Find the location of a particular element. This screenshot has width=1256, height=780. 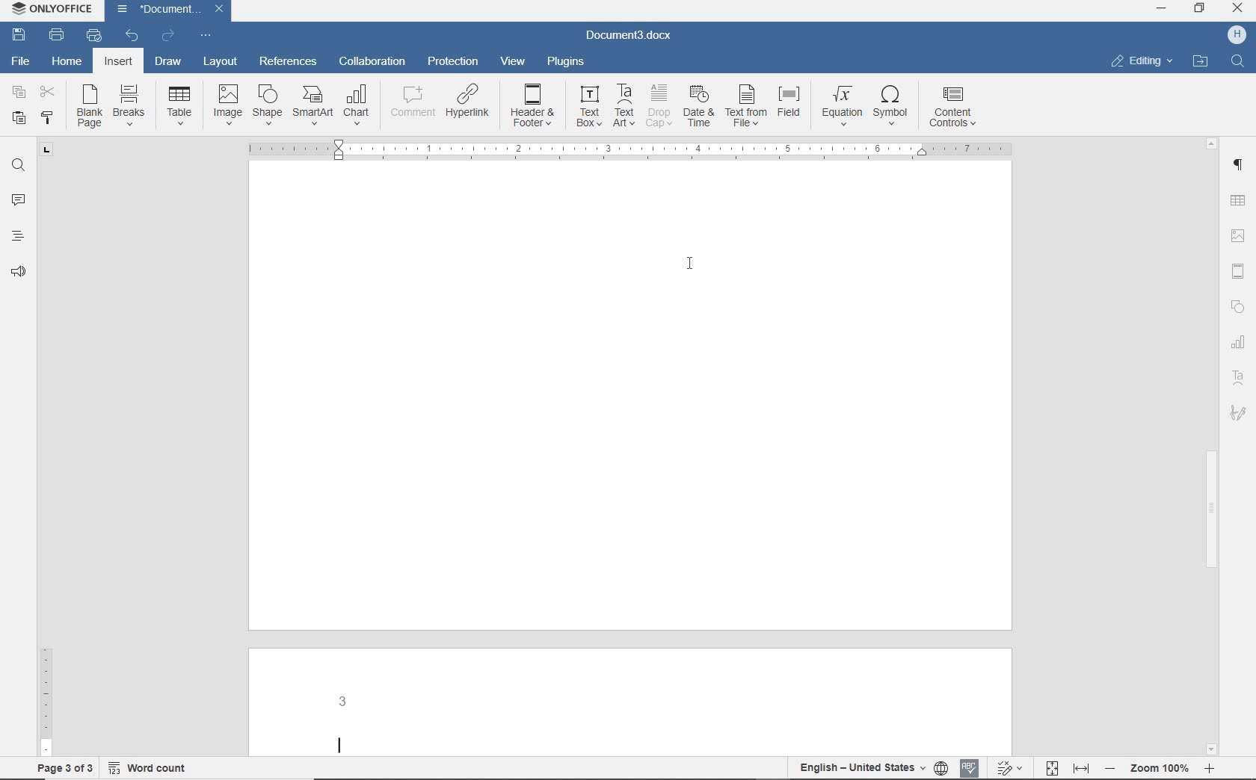

COPY STYLE is located at coordinates (49, 118).